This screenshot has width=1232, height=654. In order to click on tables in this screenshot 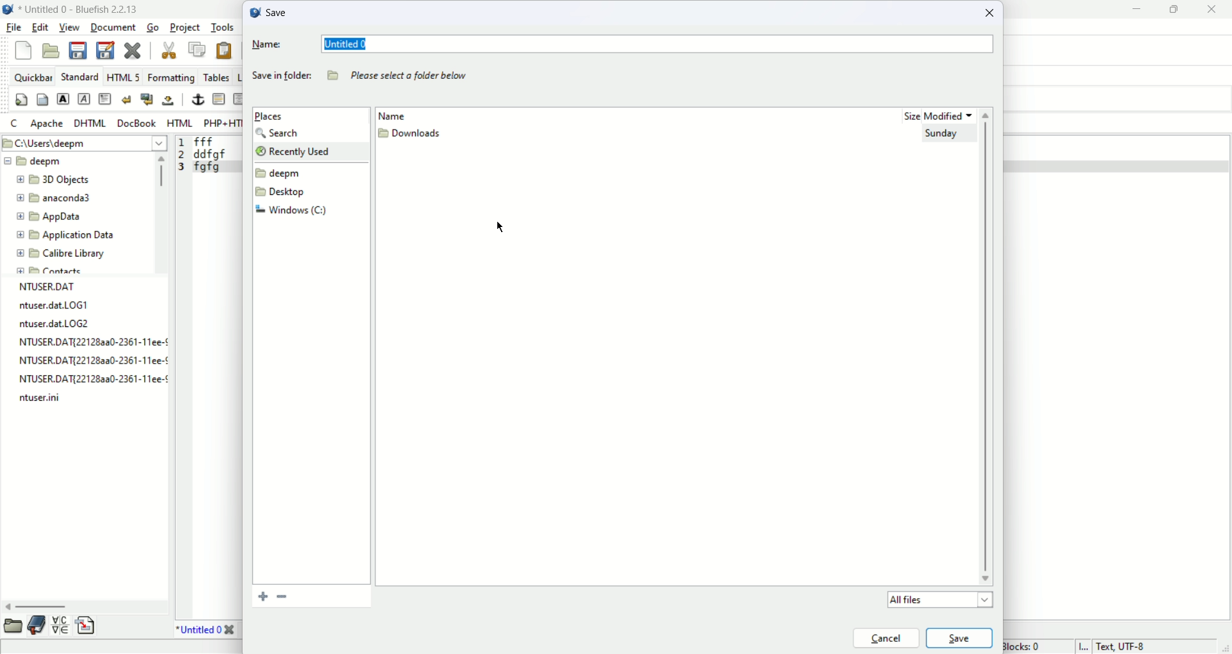, I will do `click(214, 76)`.